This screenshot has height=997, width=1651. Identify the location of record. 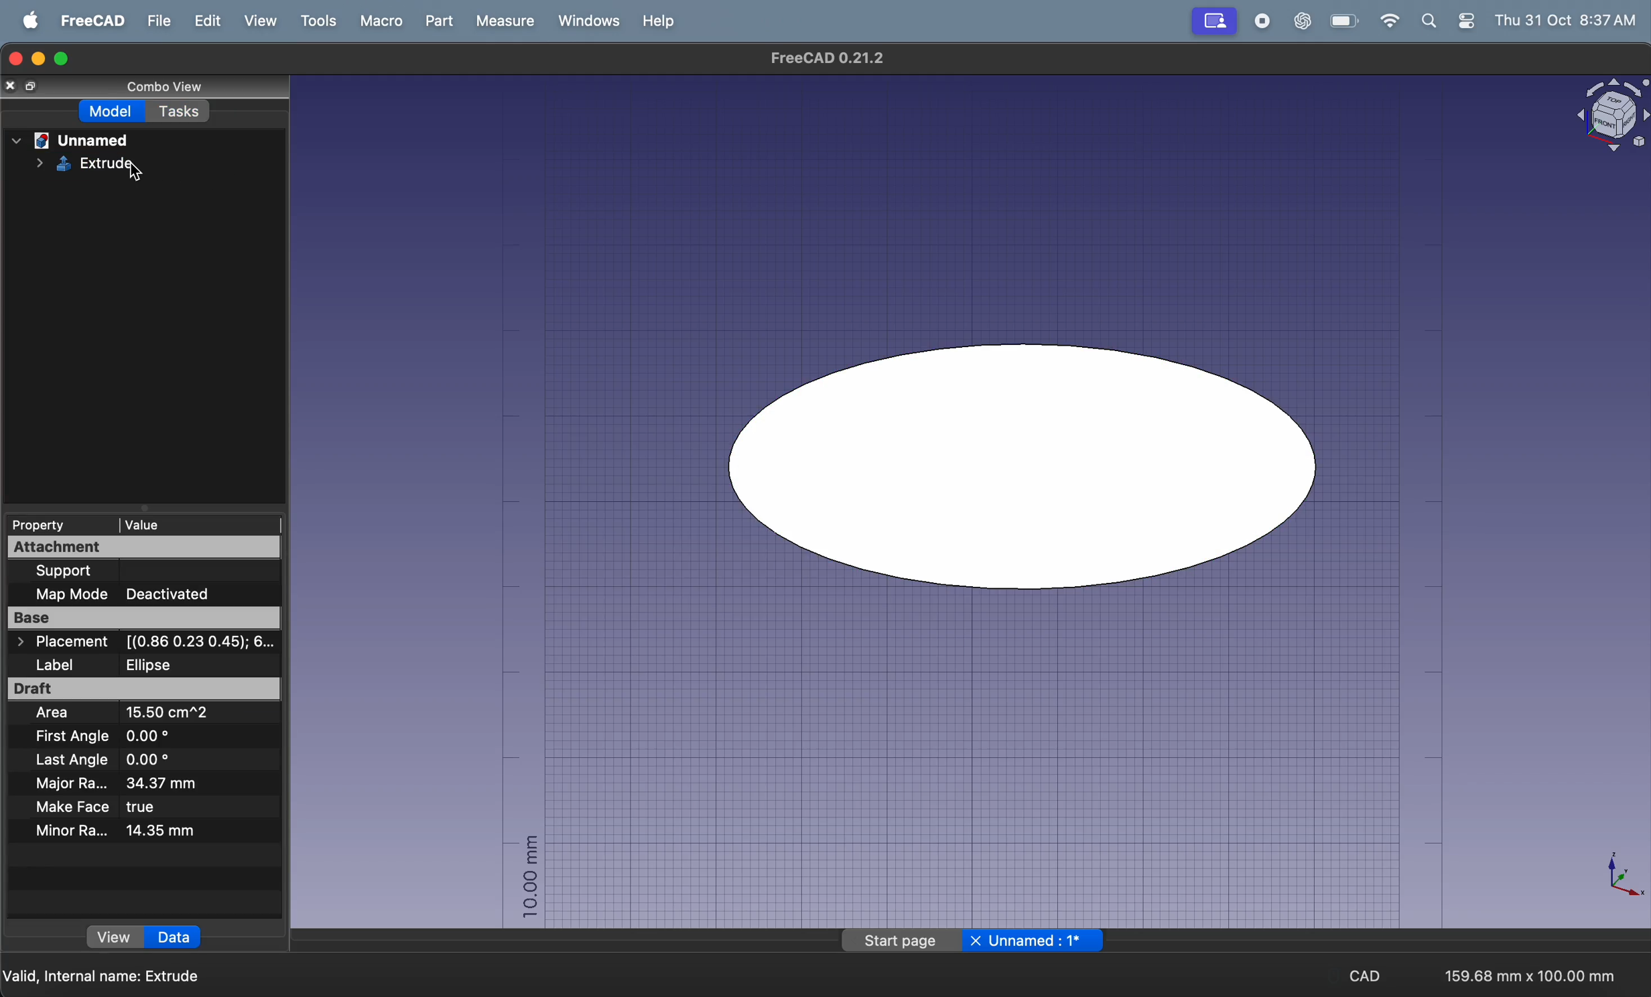
(1259, 23).